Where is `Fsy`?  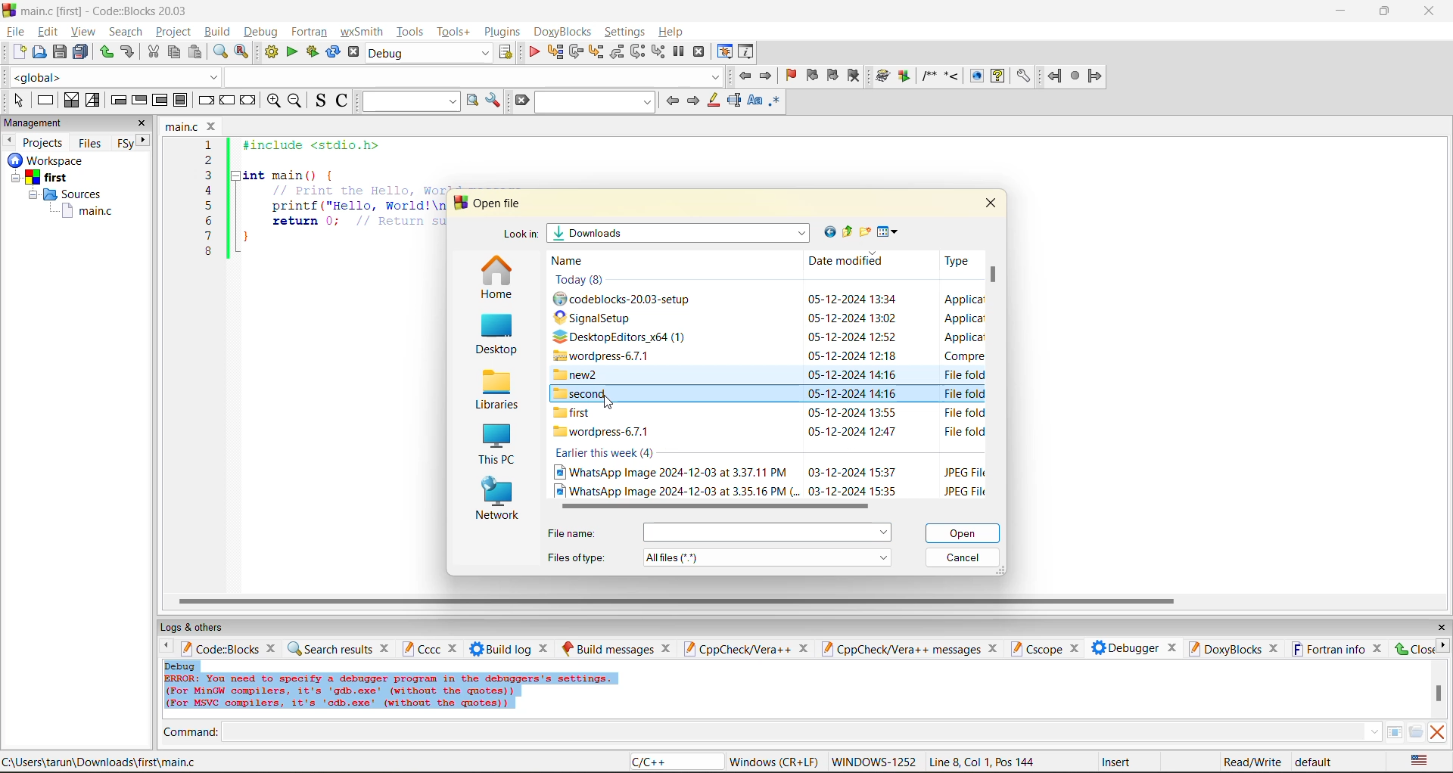 Fsy is located at coordinates (124, 144).